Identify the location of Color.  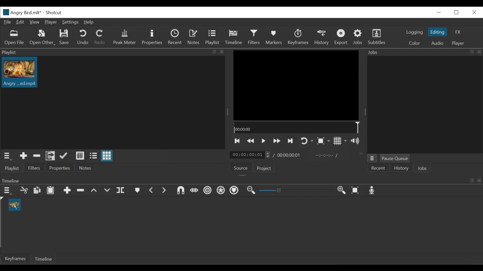
(415, 43).